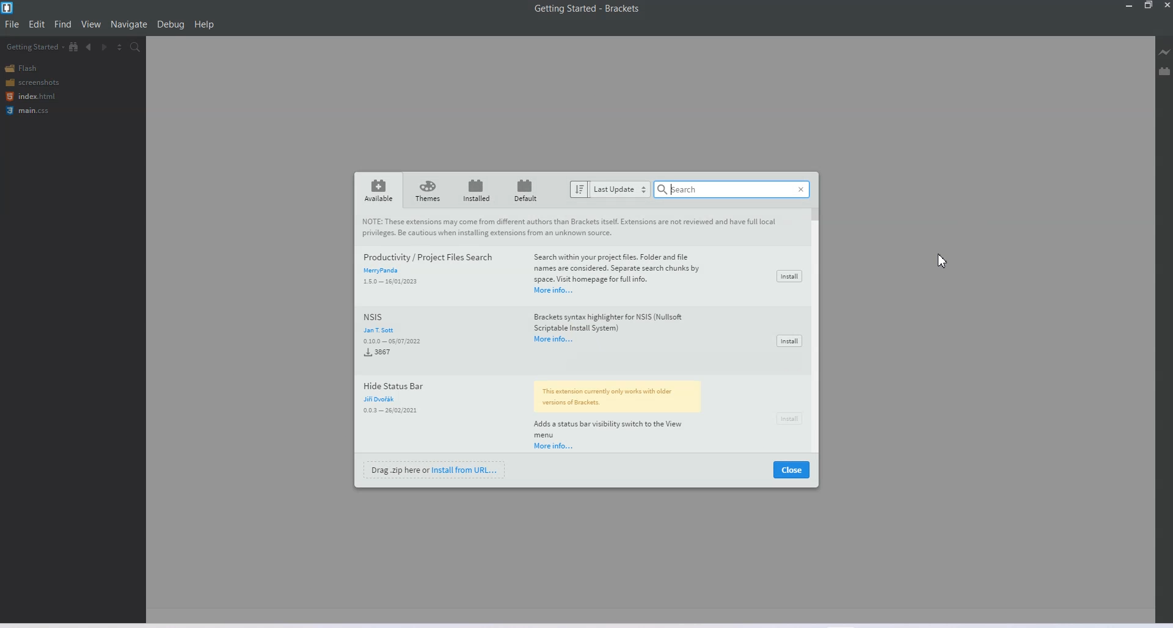 The image size is (1173, 628). Describe the element at coordinates (577, 227) in the screenshot. I see `note about extension to users` at that location.